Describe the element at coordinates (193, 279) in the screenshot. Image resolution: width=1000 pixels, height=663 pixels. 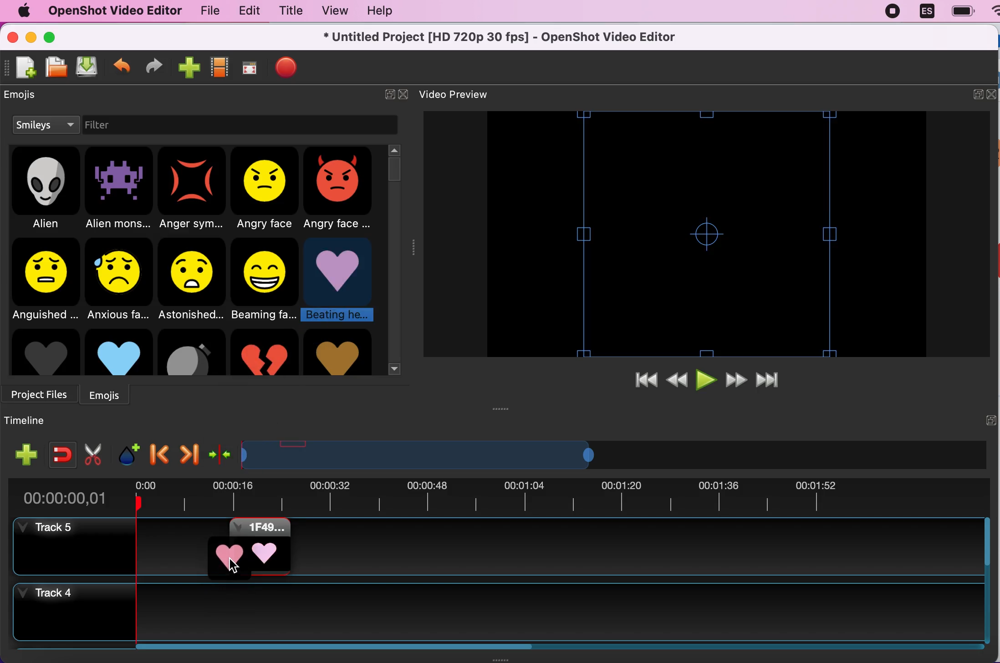
I see `astonished` at that location.